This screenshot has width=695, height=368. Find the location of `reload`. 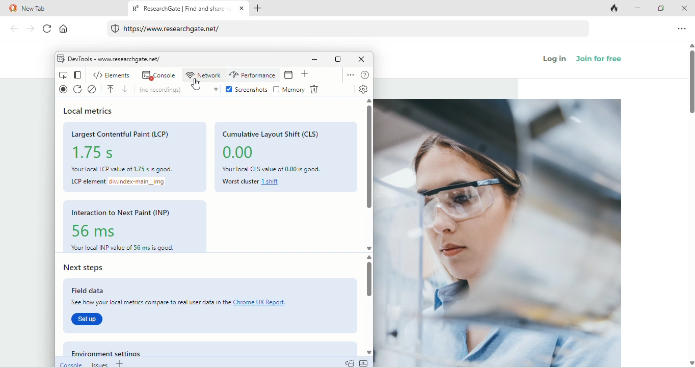

reload is located at coordinates (45, 29).